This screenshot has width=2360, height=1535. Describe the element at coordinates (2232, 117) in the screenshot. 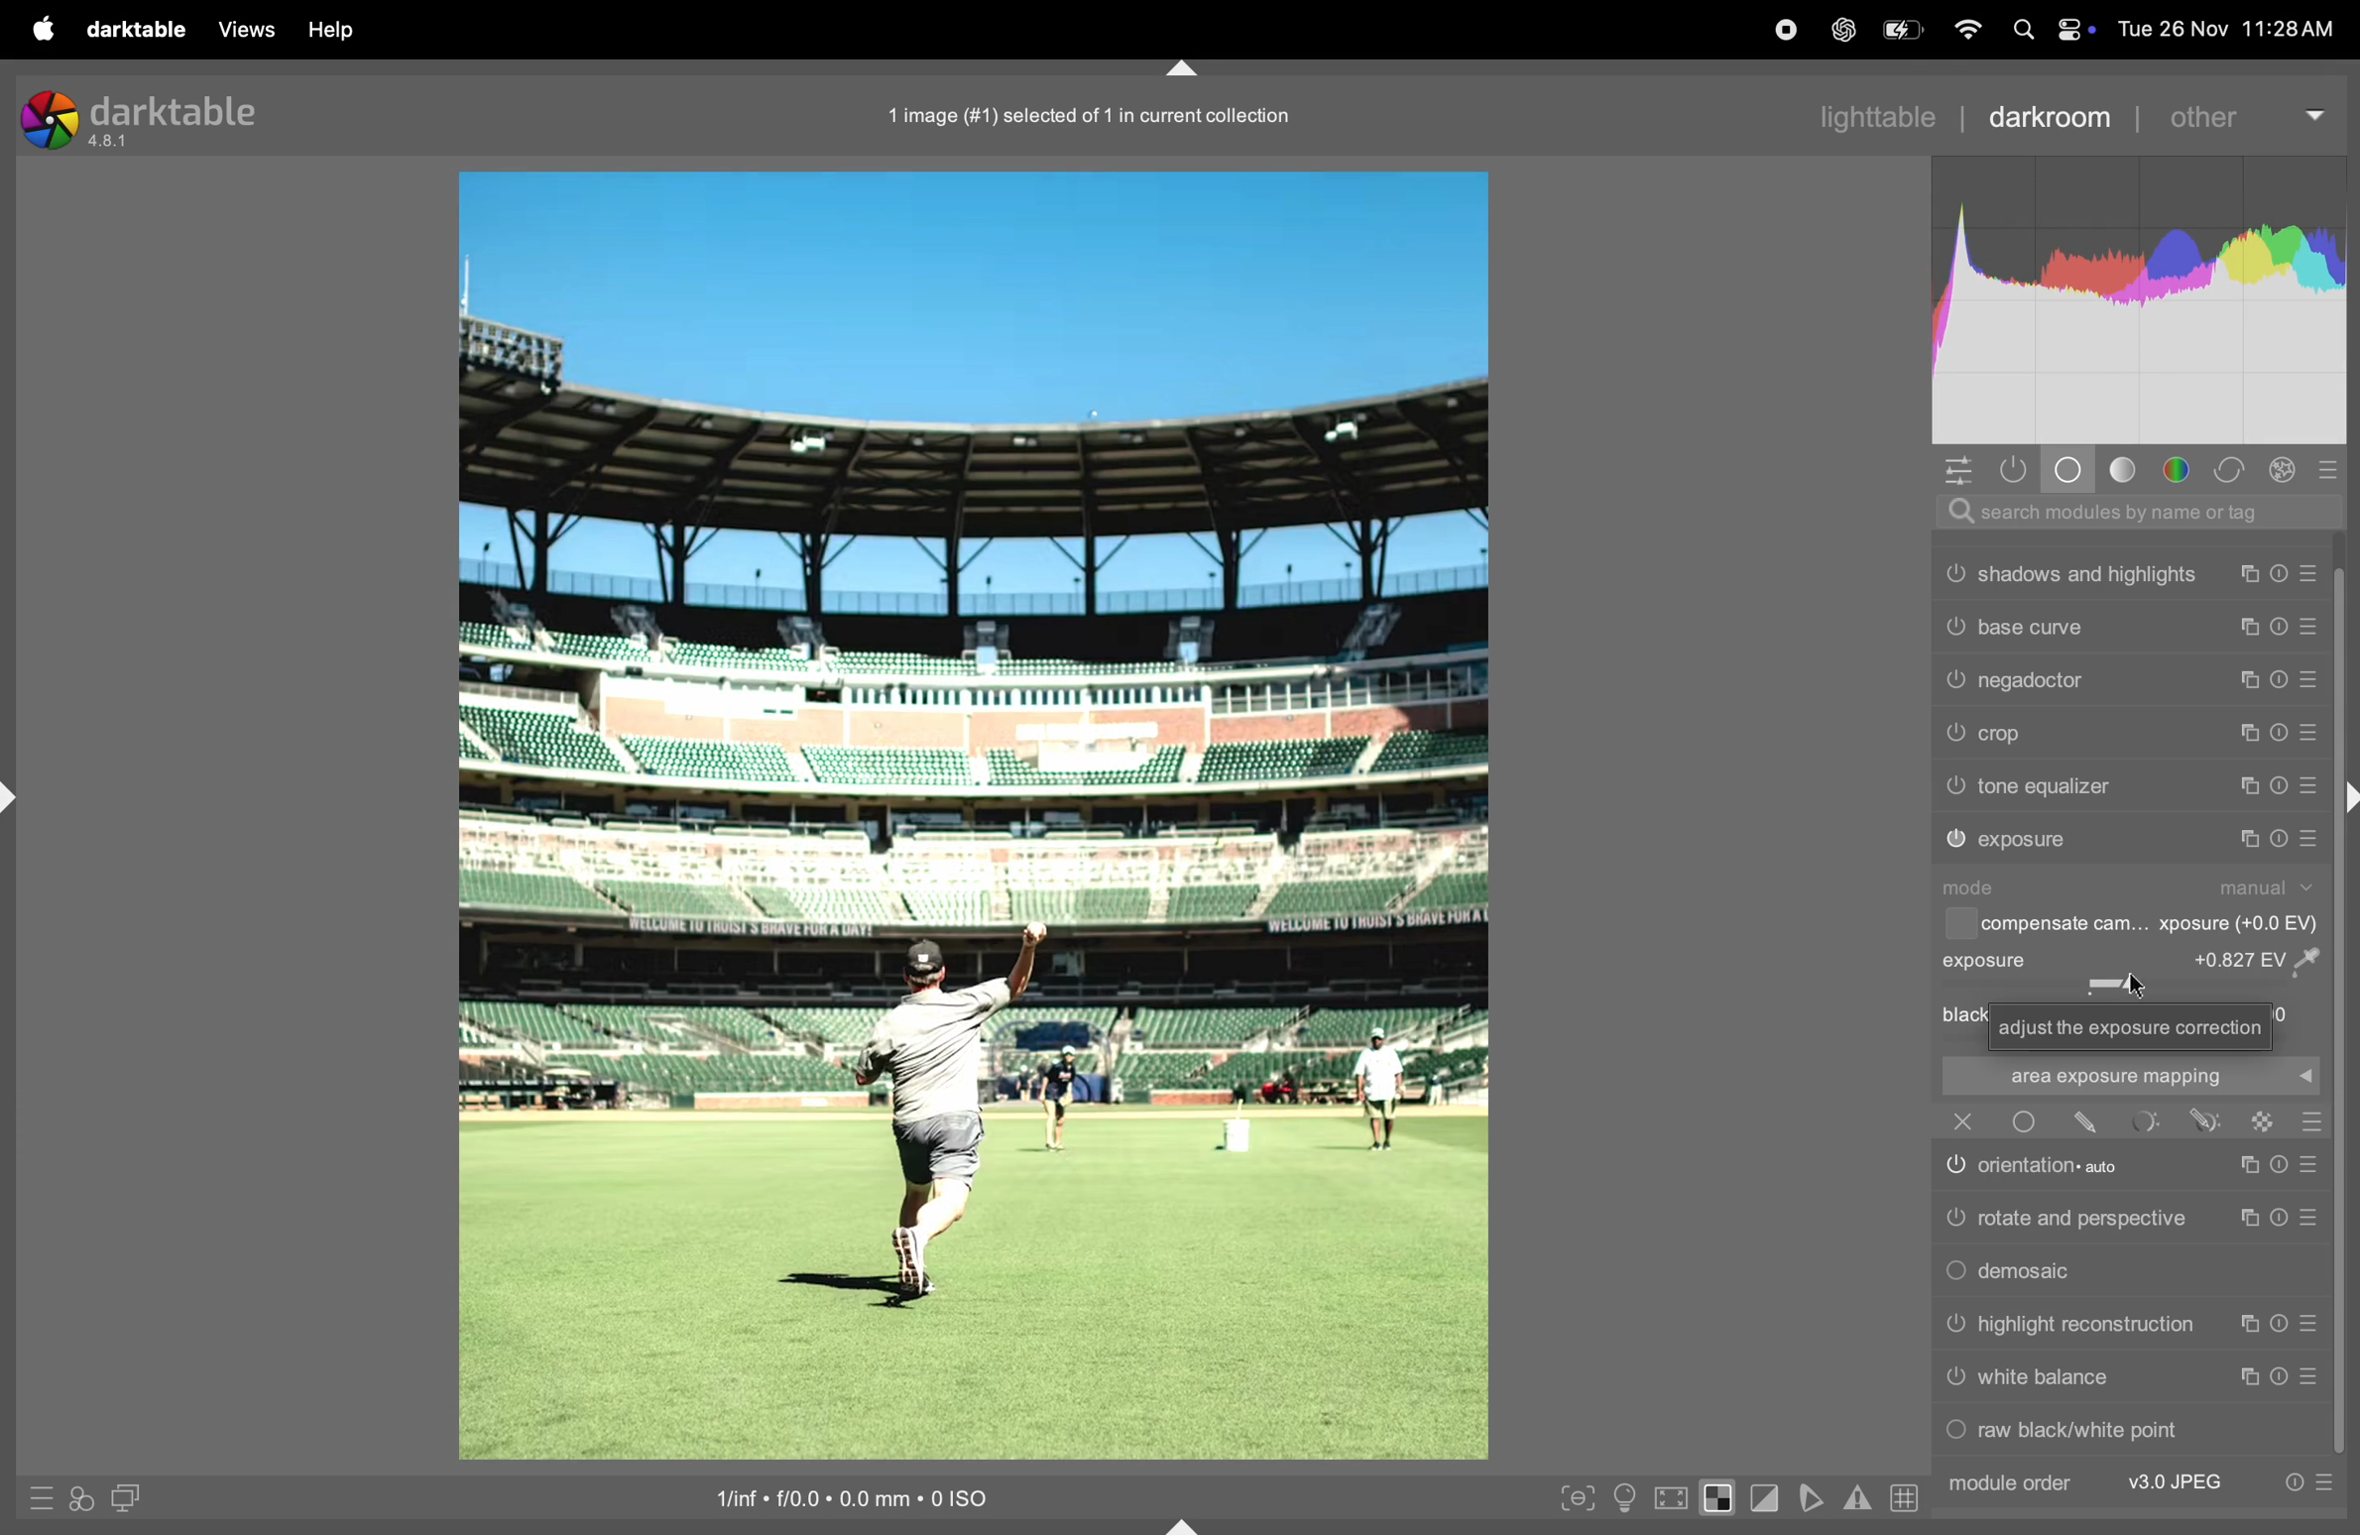

I see `other` at that location.